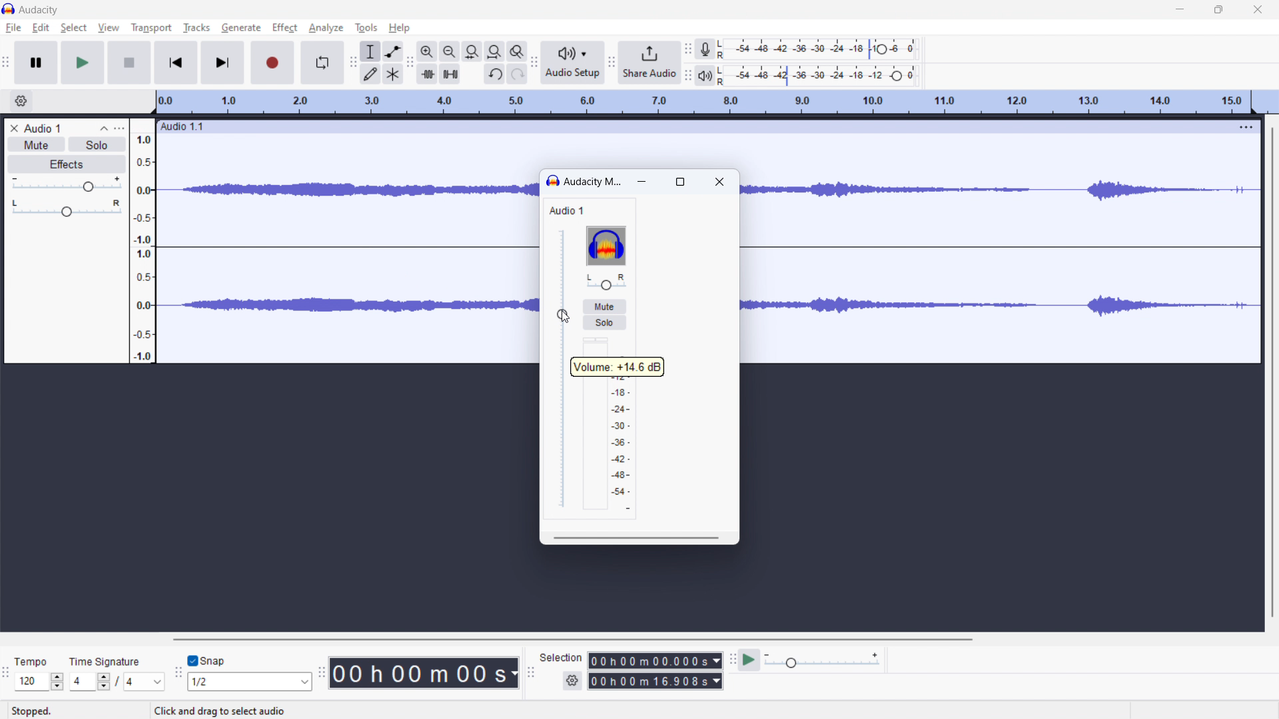 The width and height of the screenshot is (1279, 719). Describe the element at coordinates (592, 181) in the screenshot. I see `mixer dialogbox` at that location.